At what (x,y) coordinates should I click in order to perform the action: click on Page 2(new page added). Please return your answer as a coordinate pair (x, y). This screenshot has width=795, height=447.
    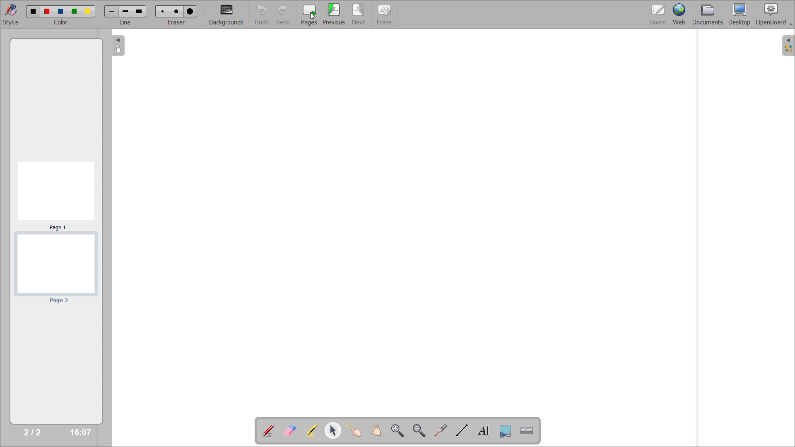
    Looking at the image, I should click on (56, 271).